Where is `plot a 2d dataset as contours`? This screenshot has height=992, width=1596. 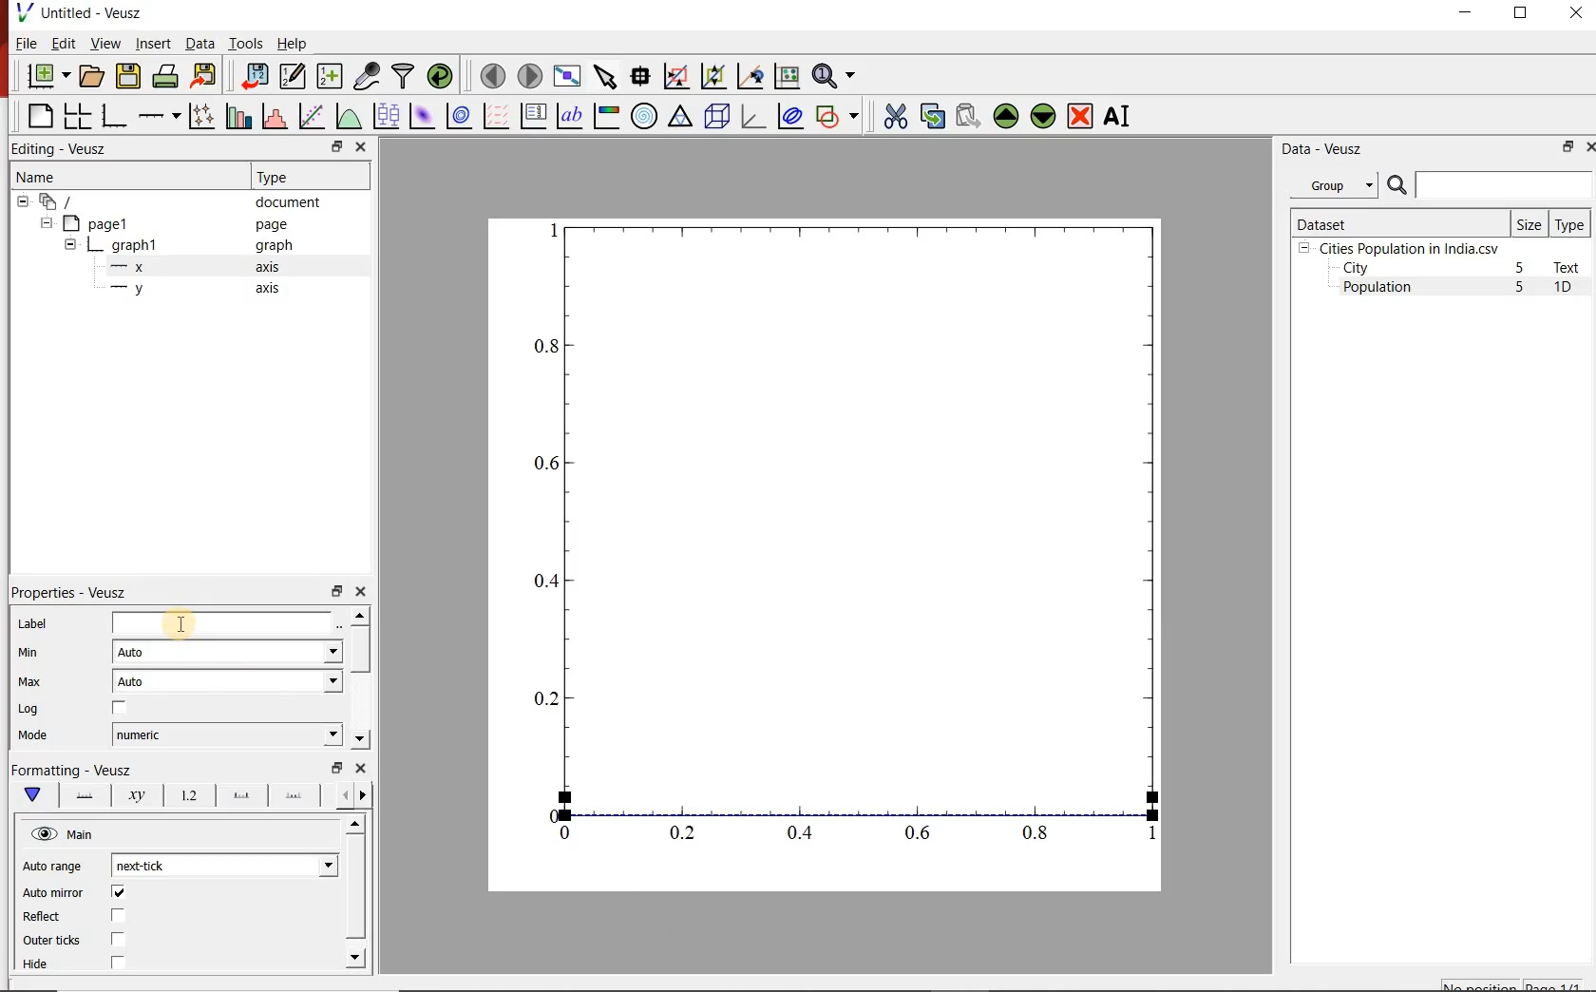 plot a 2d dataset as contours is located at coordinates (457, 115).